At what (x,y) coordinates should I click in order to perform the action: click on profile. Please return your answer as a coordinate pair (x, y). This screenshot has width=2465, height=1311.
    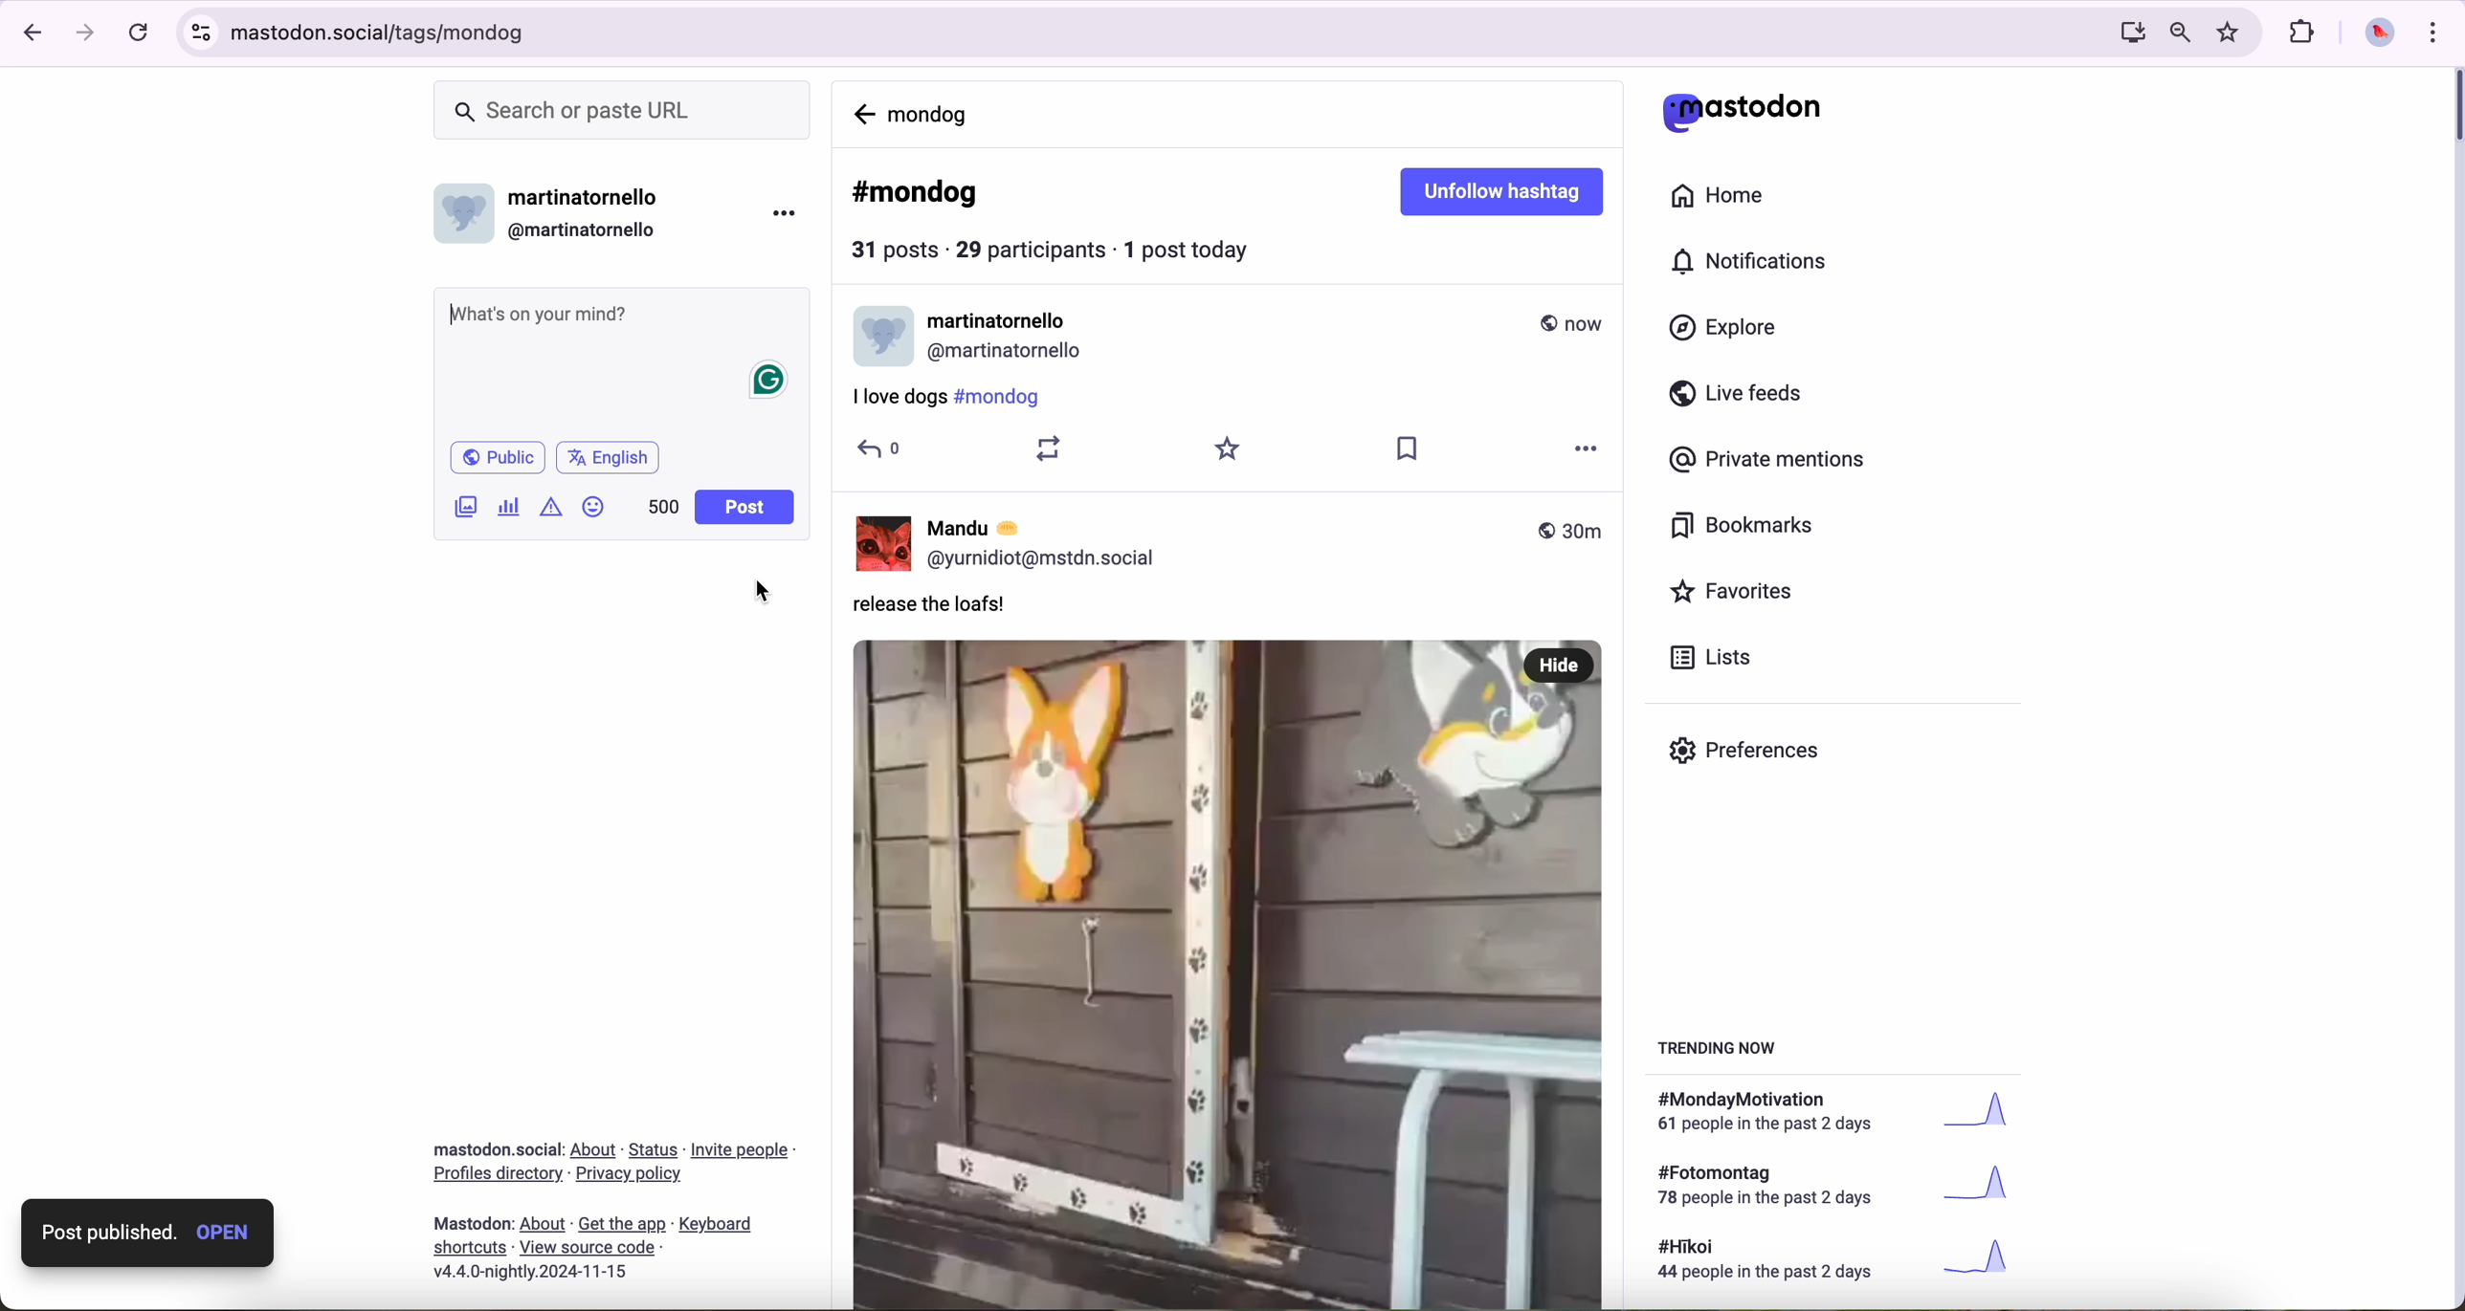
    Looking at the image, I should click on (1048, 352).